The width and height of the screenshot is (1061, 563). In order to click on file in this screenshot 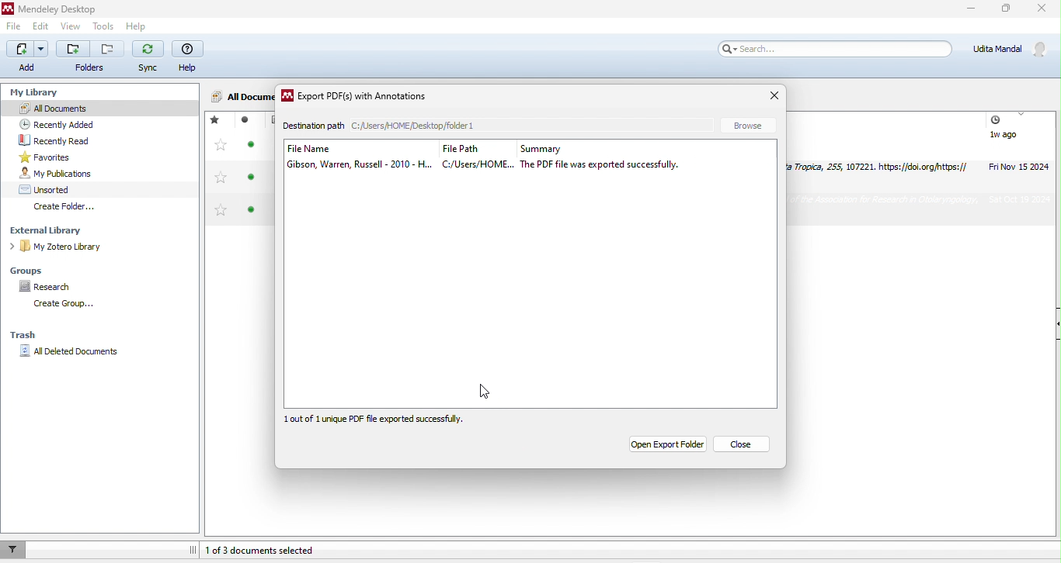, I will do `click(15, 25)`.